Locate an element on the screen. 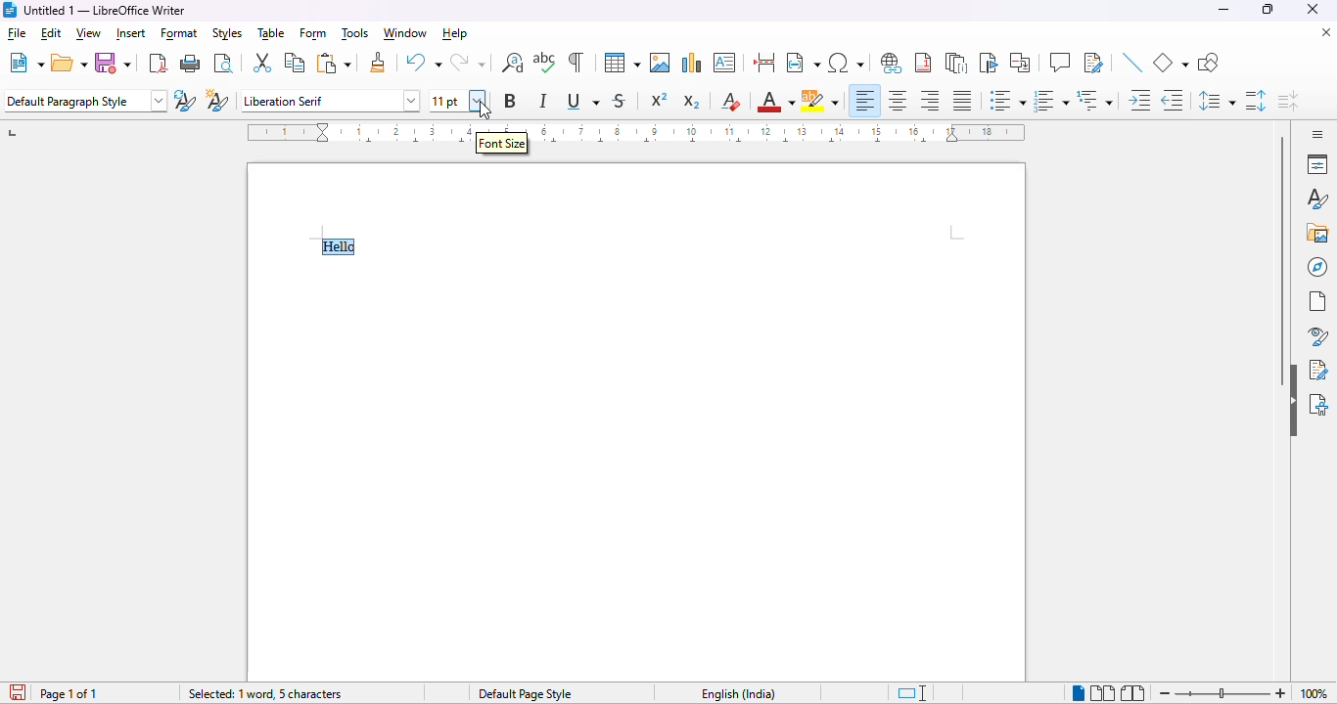  zoom out is located at coordinates (1163, 694).